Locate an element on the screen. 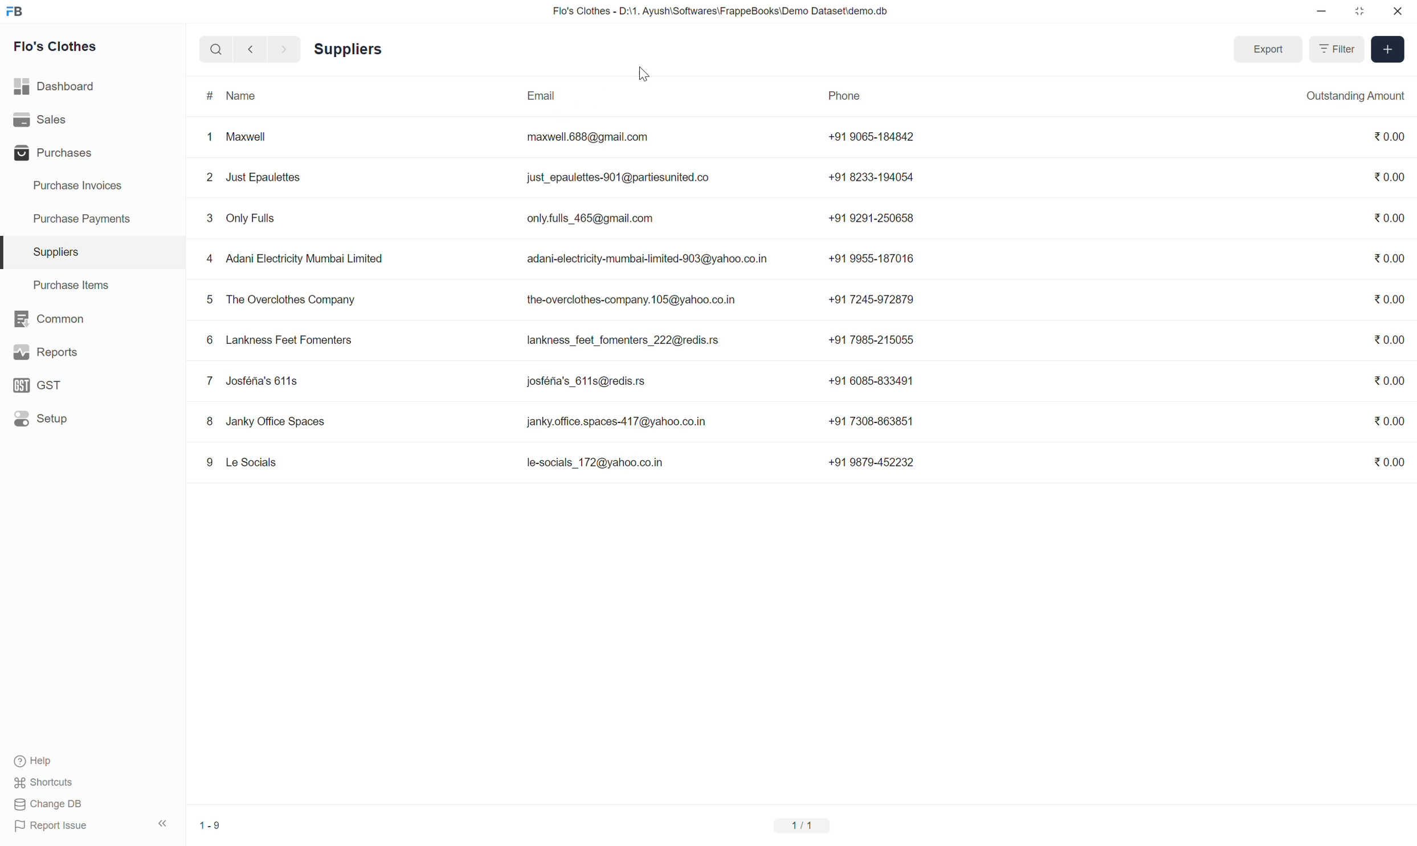 This screenshot has height=846, width=1417. The Overclothes Company is located at coordinates (293, 300).